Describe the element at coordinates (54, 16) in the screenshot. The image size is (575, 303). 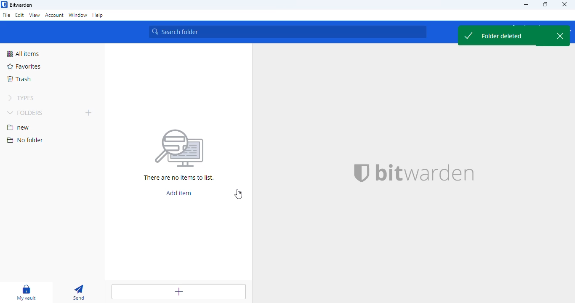
I see `account` at that location.